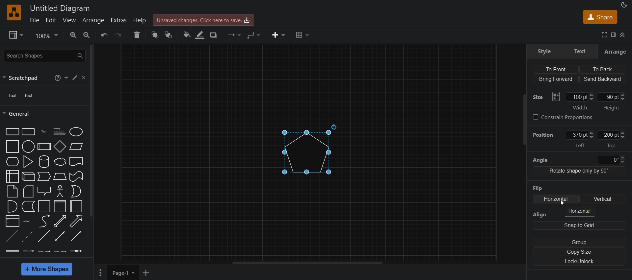 The height and width of the screenshot is (280, 632). Describe the element at coordinates (622, 159) in the screenshot. I see `Increase/Decrease angle` at that location.